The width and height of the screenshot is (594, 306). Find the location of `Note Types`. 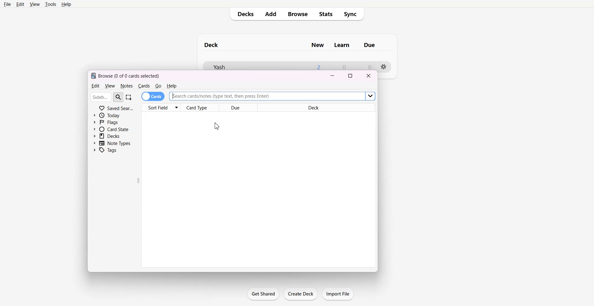

Note Types is located at coordinates (112, 143).